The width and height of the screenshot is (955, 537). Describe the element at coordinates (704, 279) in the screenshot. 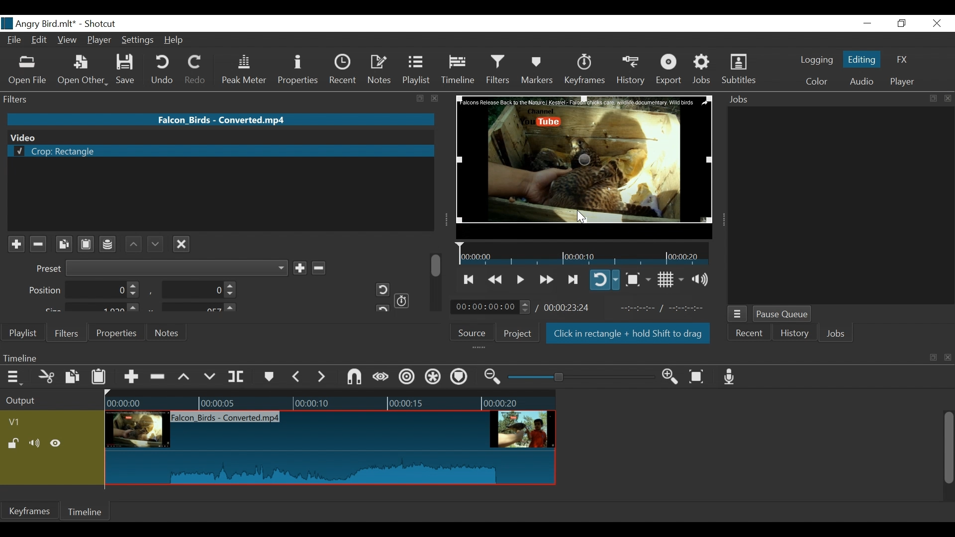

I see `Show volume control` at that location.